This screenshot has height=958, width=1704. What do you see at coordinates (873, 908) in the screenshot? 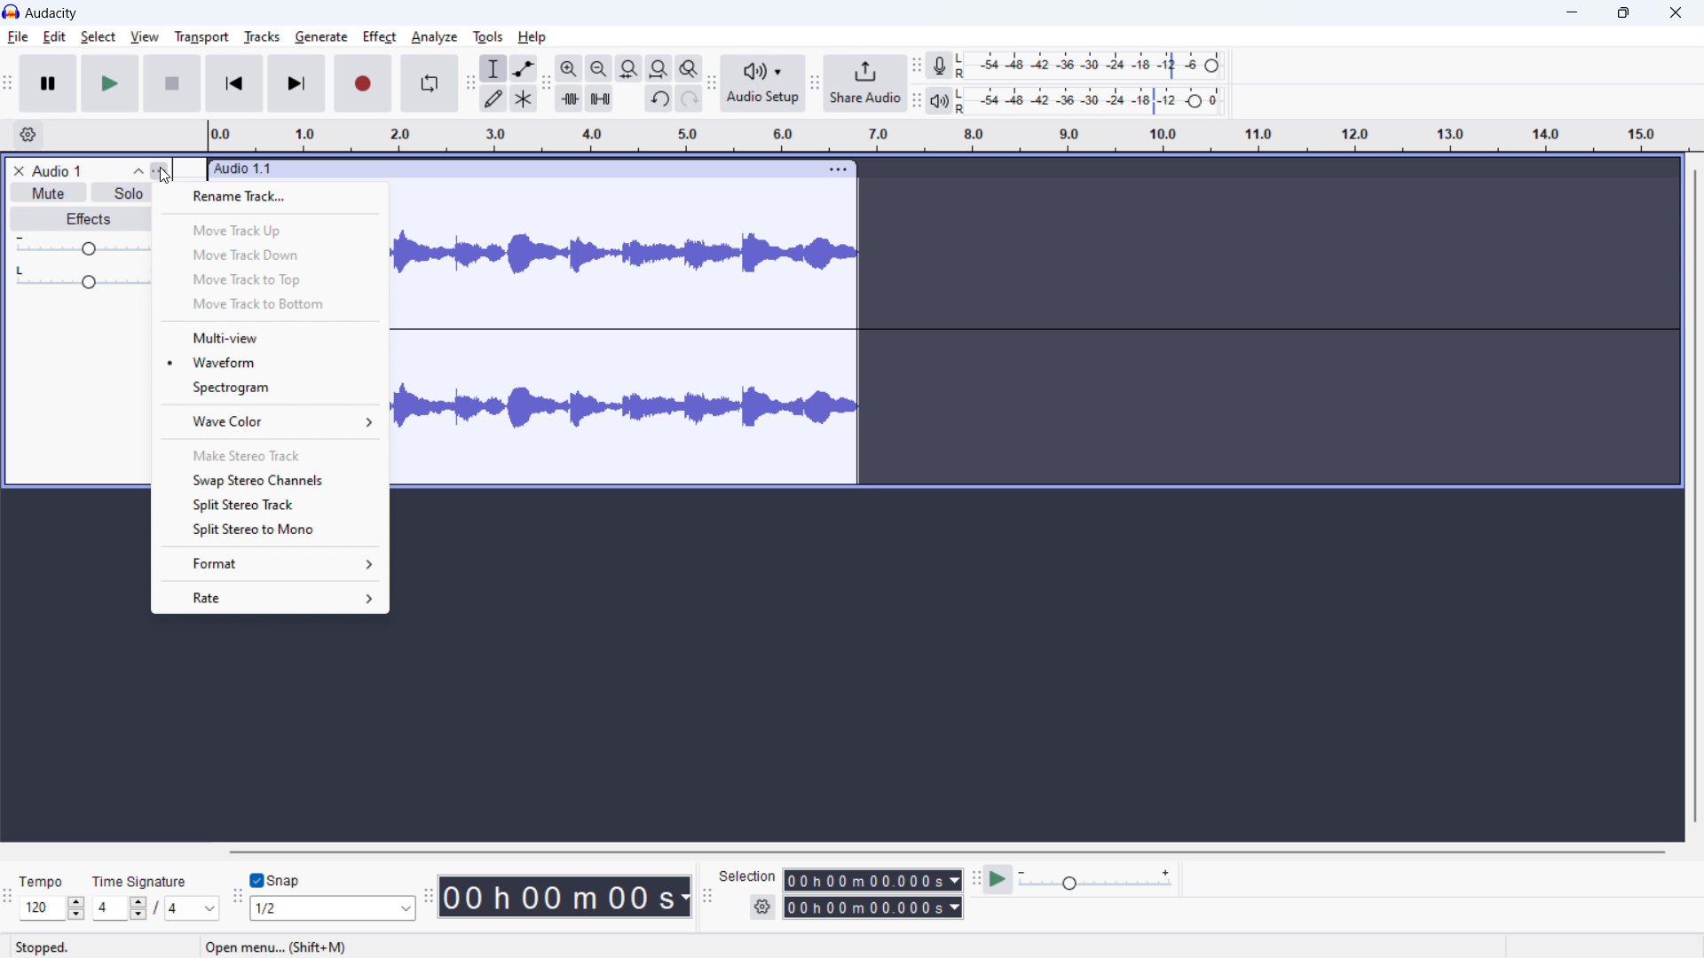
I see `end time` at bounding box center [873, 908].